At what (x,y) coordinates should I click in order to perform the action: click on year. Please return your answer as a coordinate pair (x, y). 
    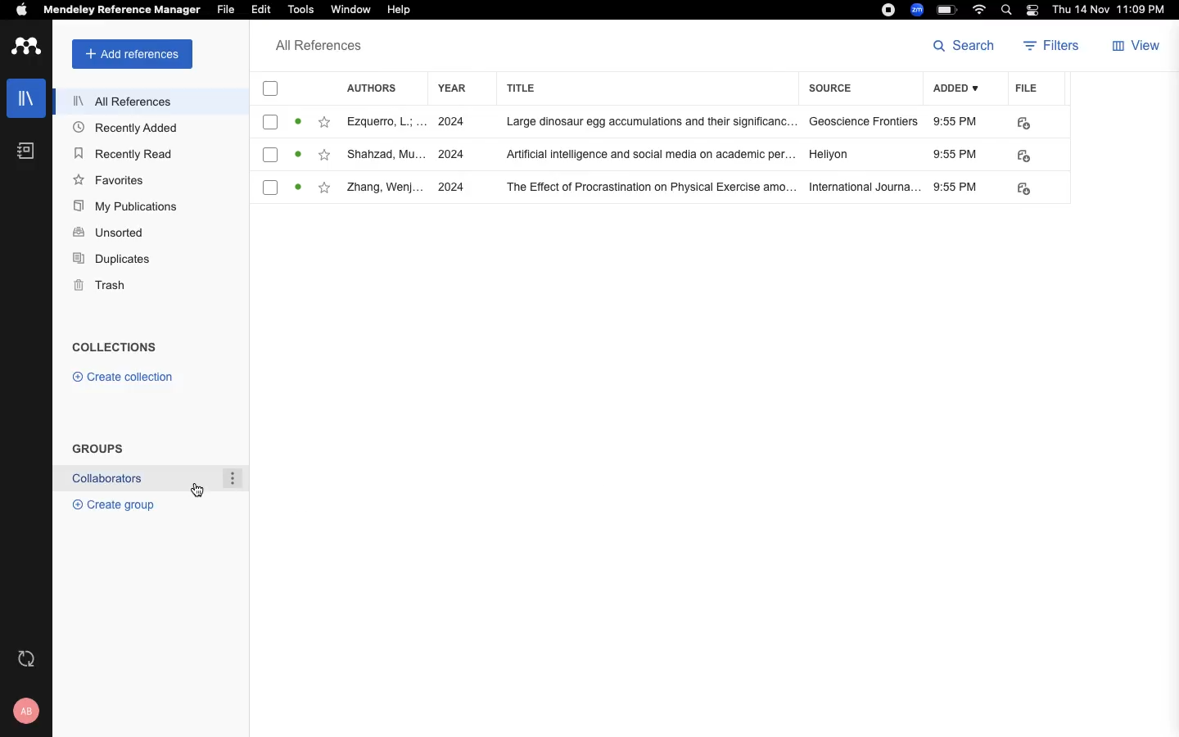
    Looking at the image, I should click on (453, 88).